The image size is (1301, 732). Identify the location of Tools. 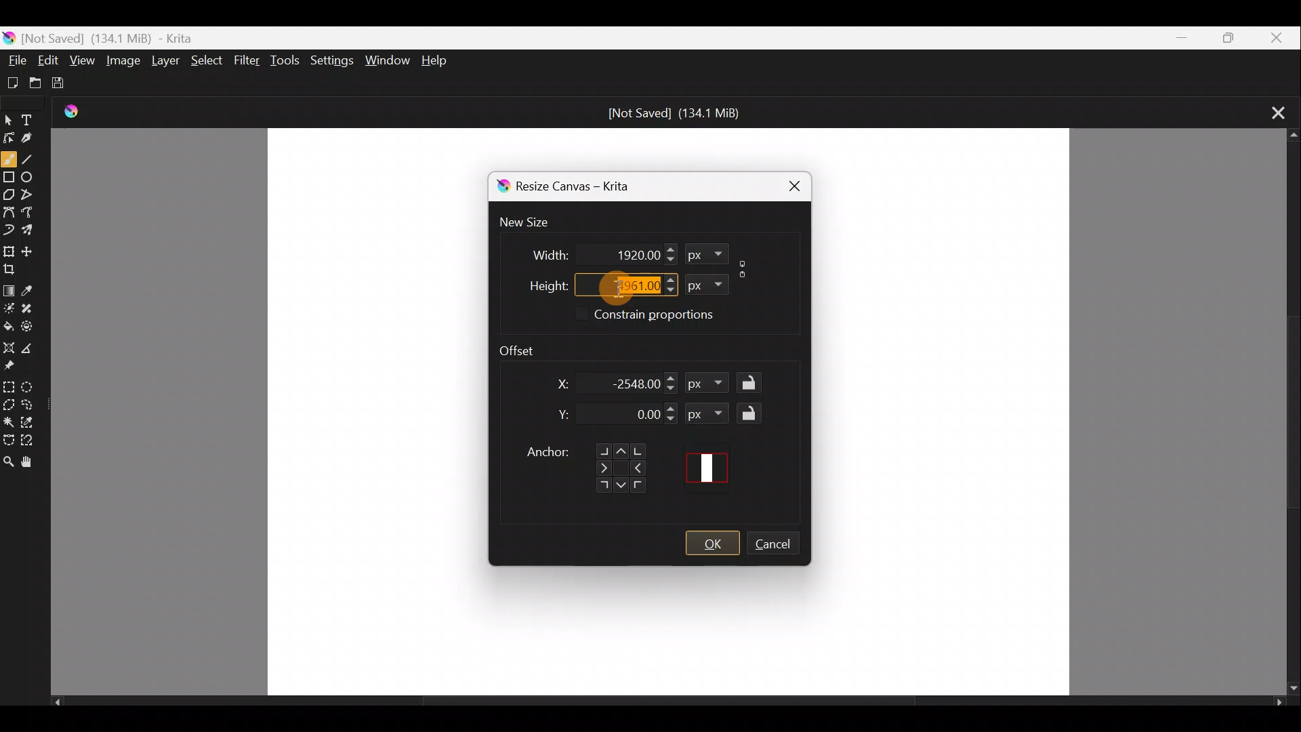
(287, 61).